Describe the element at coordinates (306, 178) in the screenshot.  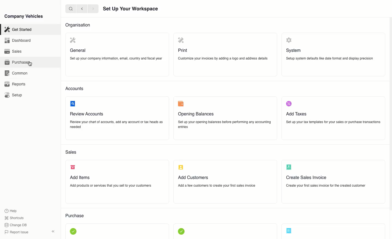
I see `Create Sales Invoice` at that location.